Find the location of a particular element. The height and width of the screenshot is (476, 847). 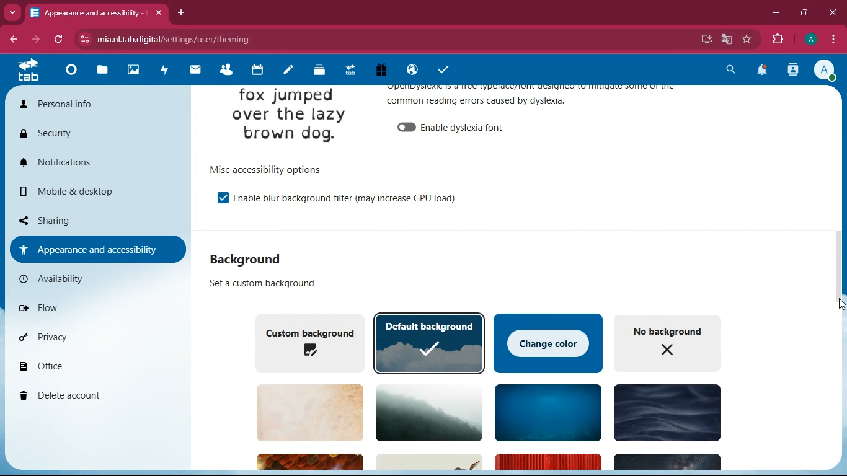

security is located at coordinates (95, 135).